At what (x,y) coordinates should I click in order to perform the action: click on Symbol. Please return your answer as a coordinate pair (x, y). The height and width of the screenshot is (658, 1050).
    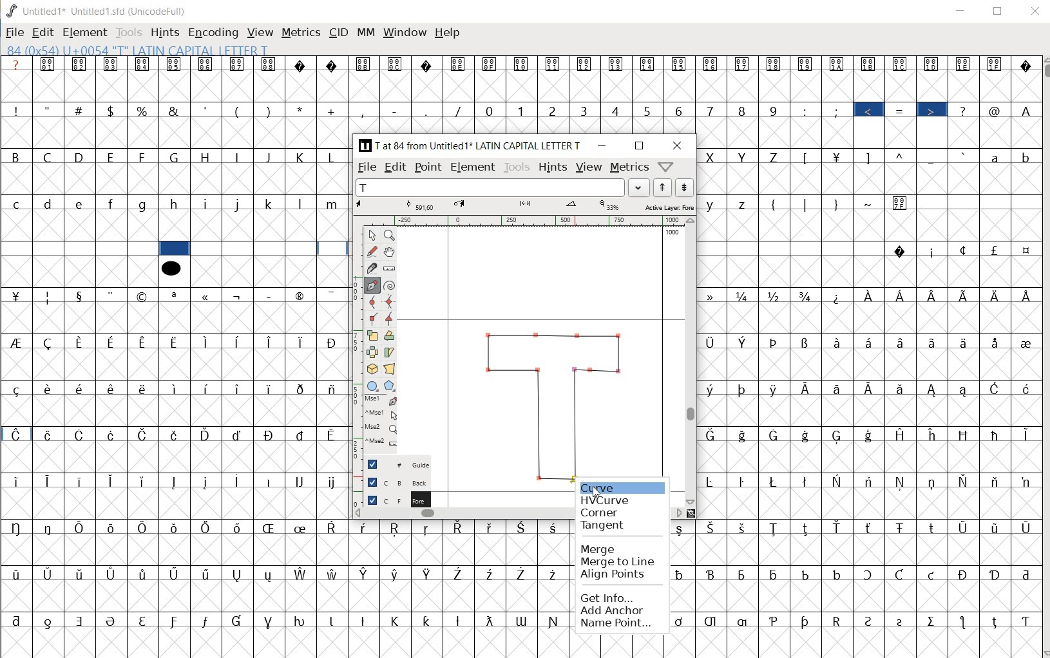
    Looking at the image, I should click on (365, 527).